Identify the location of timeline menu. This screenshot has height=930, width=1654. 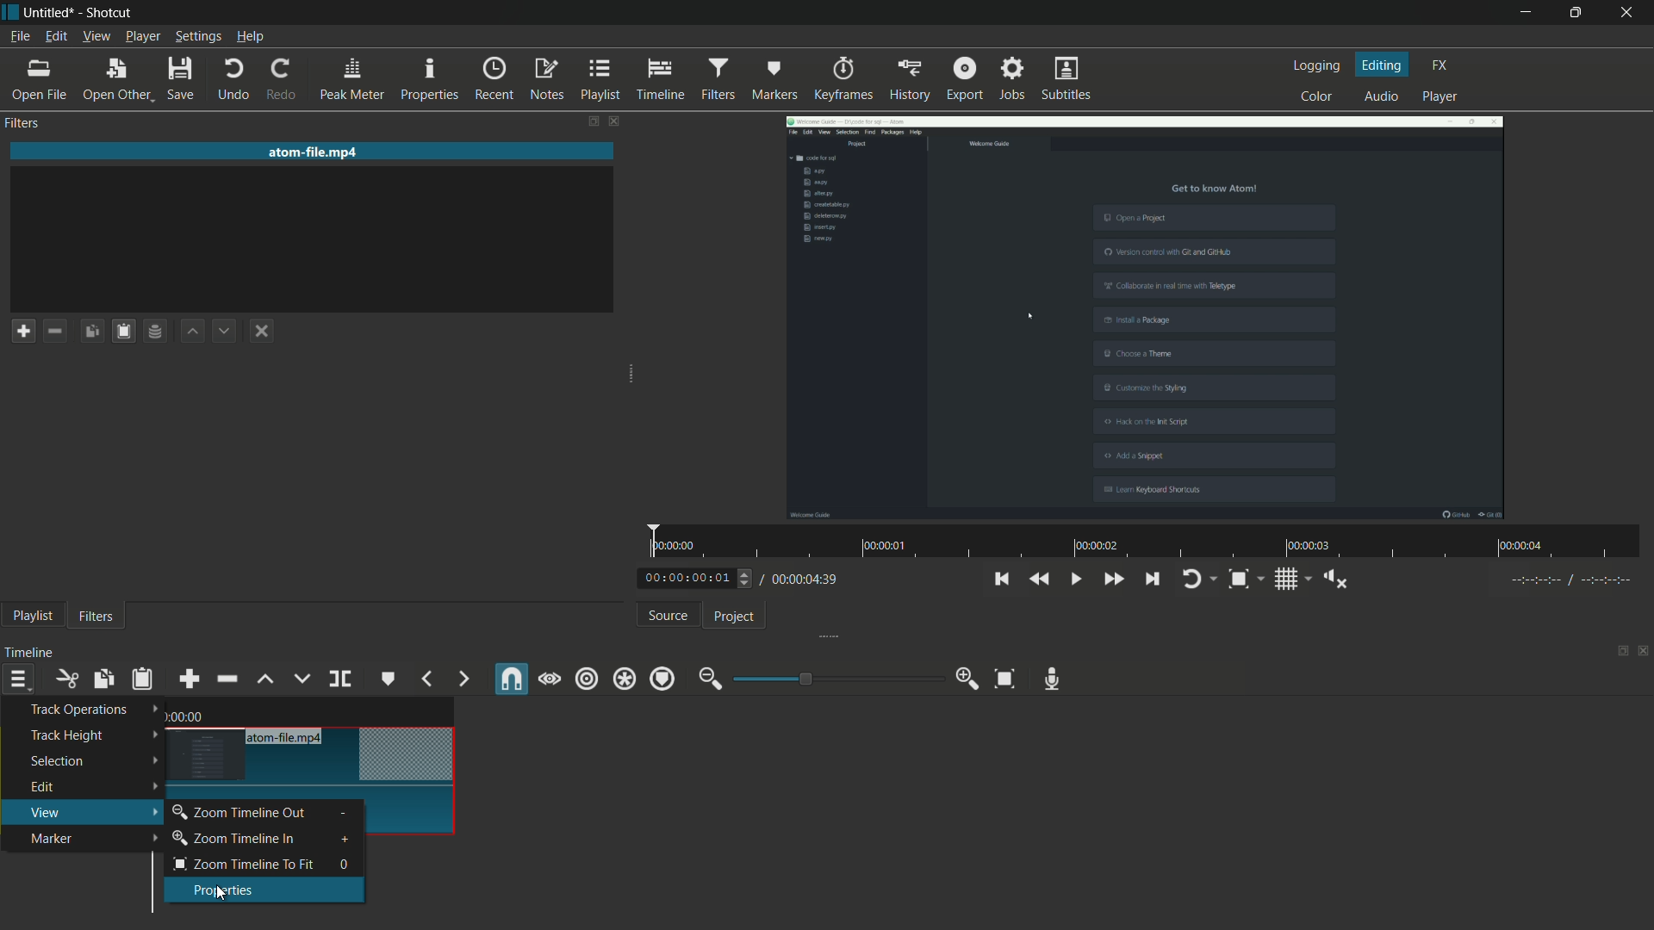
(18, 679).